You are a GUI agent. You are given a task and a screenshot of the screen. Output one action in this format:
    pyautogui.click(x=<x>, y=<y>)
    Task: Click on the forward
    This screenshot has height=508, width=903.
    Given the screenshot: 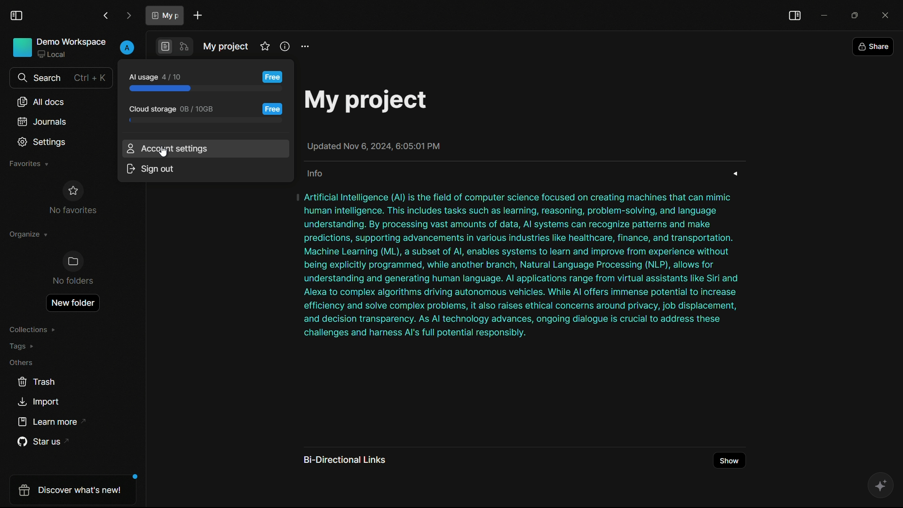 What is the action you would take?
    pyautogui.click(x=128, y=16)
    